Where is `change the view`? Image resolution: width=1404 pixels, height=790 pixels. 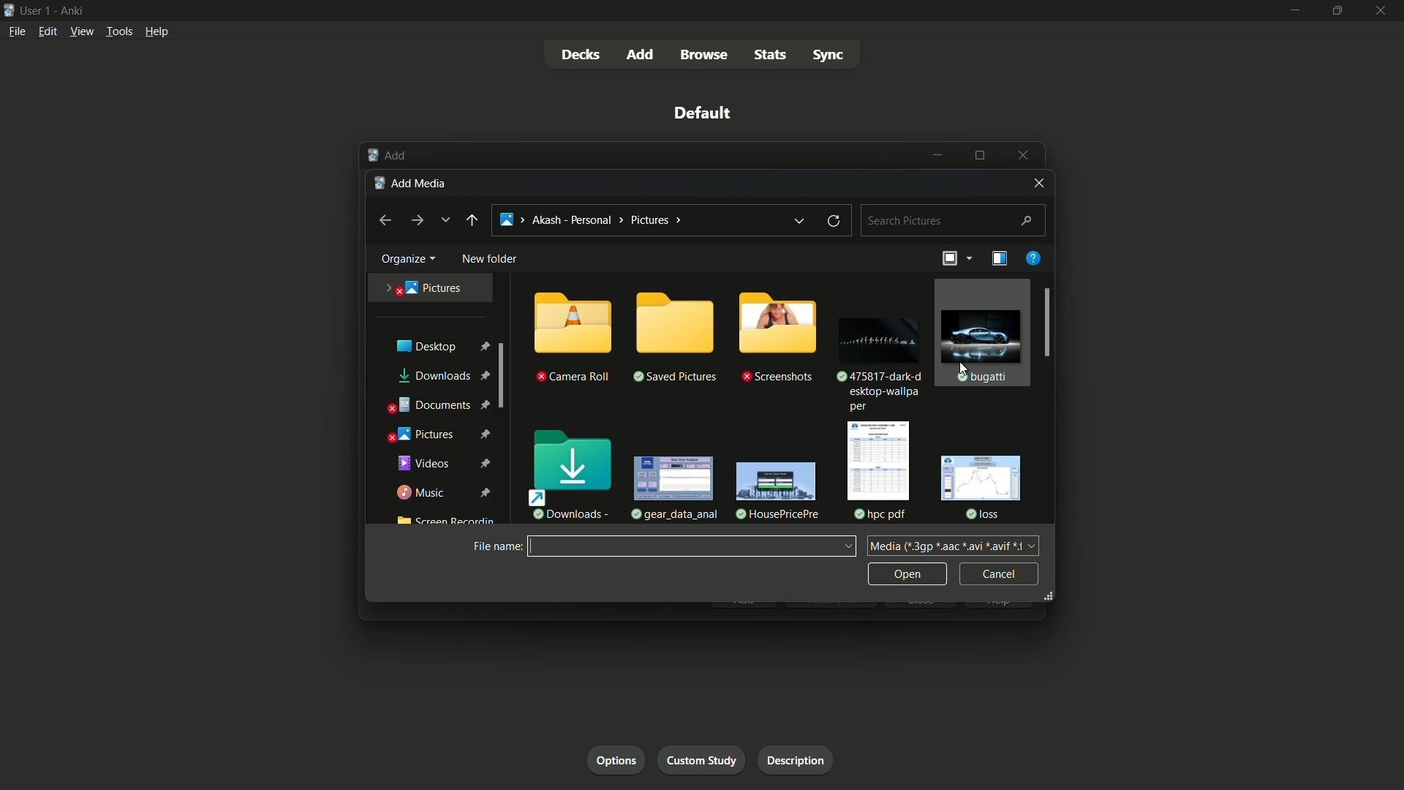
change the view is located at coordinates (946, 258).